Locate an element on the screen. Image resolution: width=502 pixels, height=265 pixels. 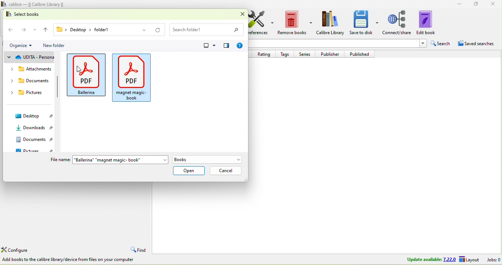
up to desktop is located at coordinates (45, 29).